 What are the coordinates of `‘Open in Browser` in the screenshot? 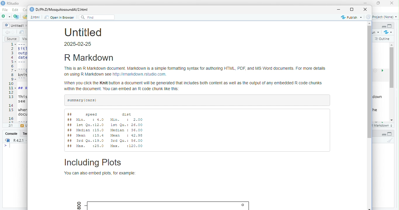 It's located at (59, 17).